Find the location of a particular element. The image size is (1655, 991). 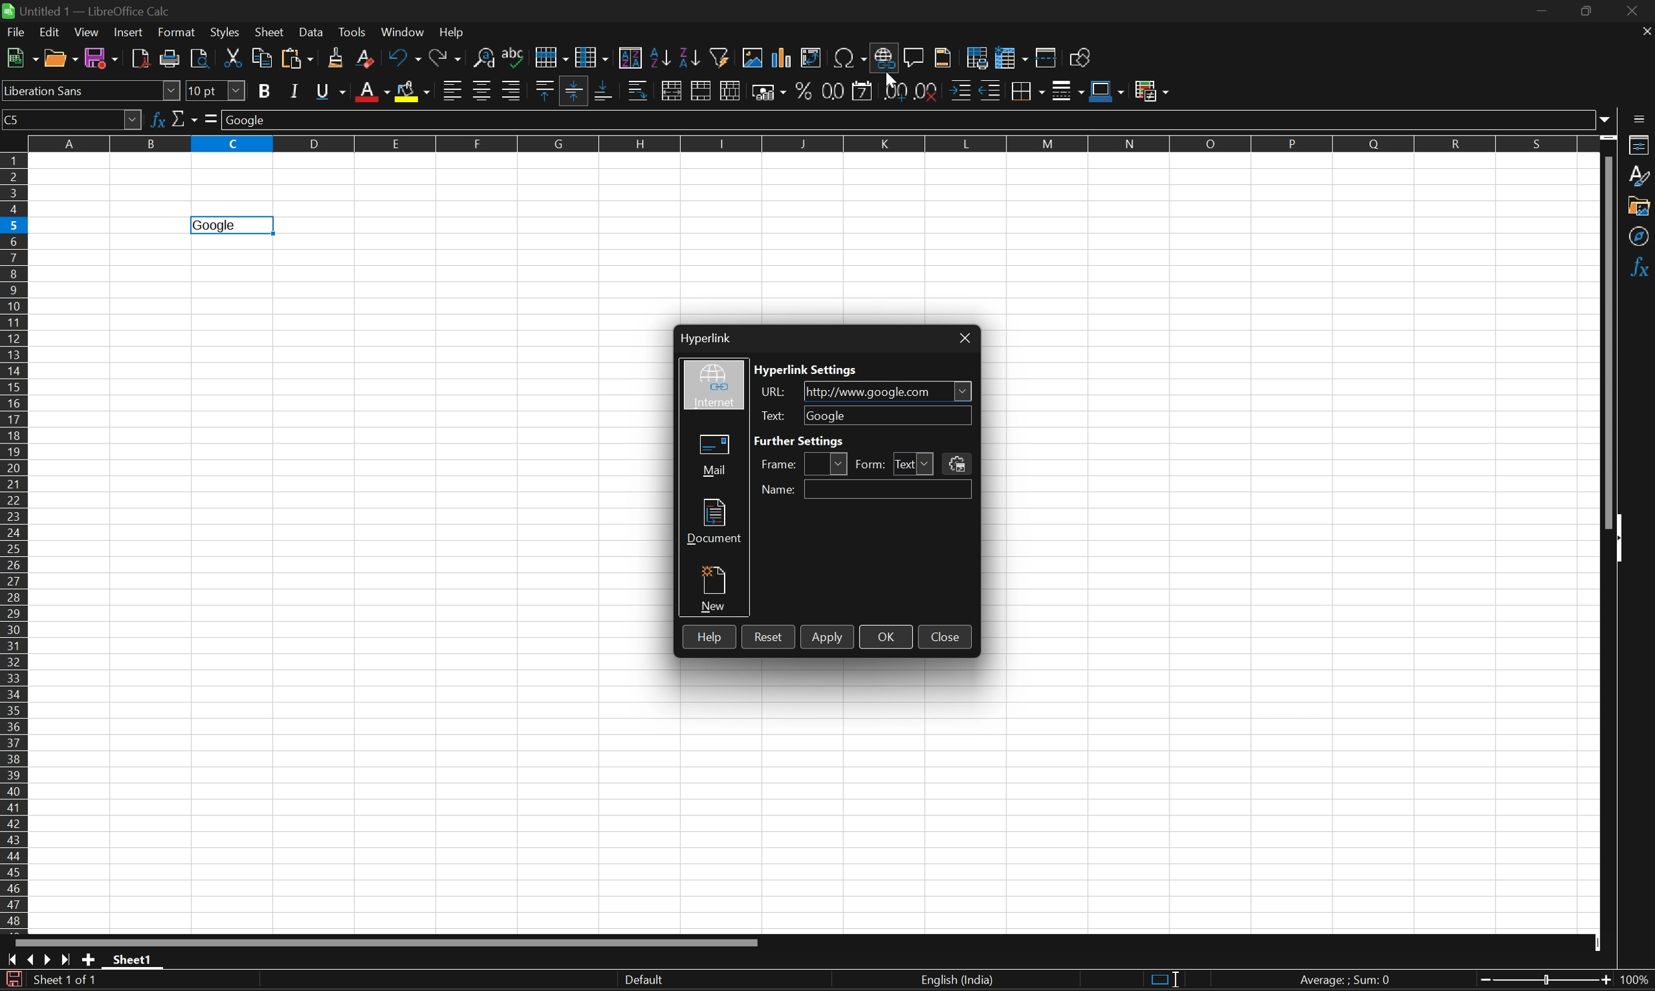

Sheet 1 of 1 is located at coordinates (67, 981).